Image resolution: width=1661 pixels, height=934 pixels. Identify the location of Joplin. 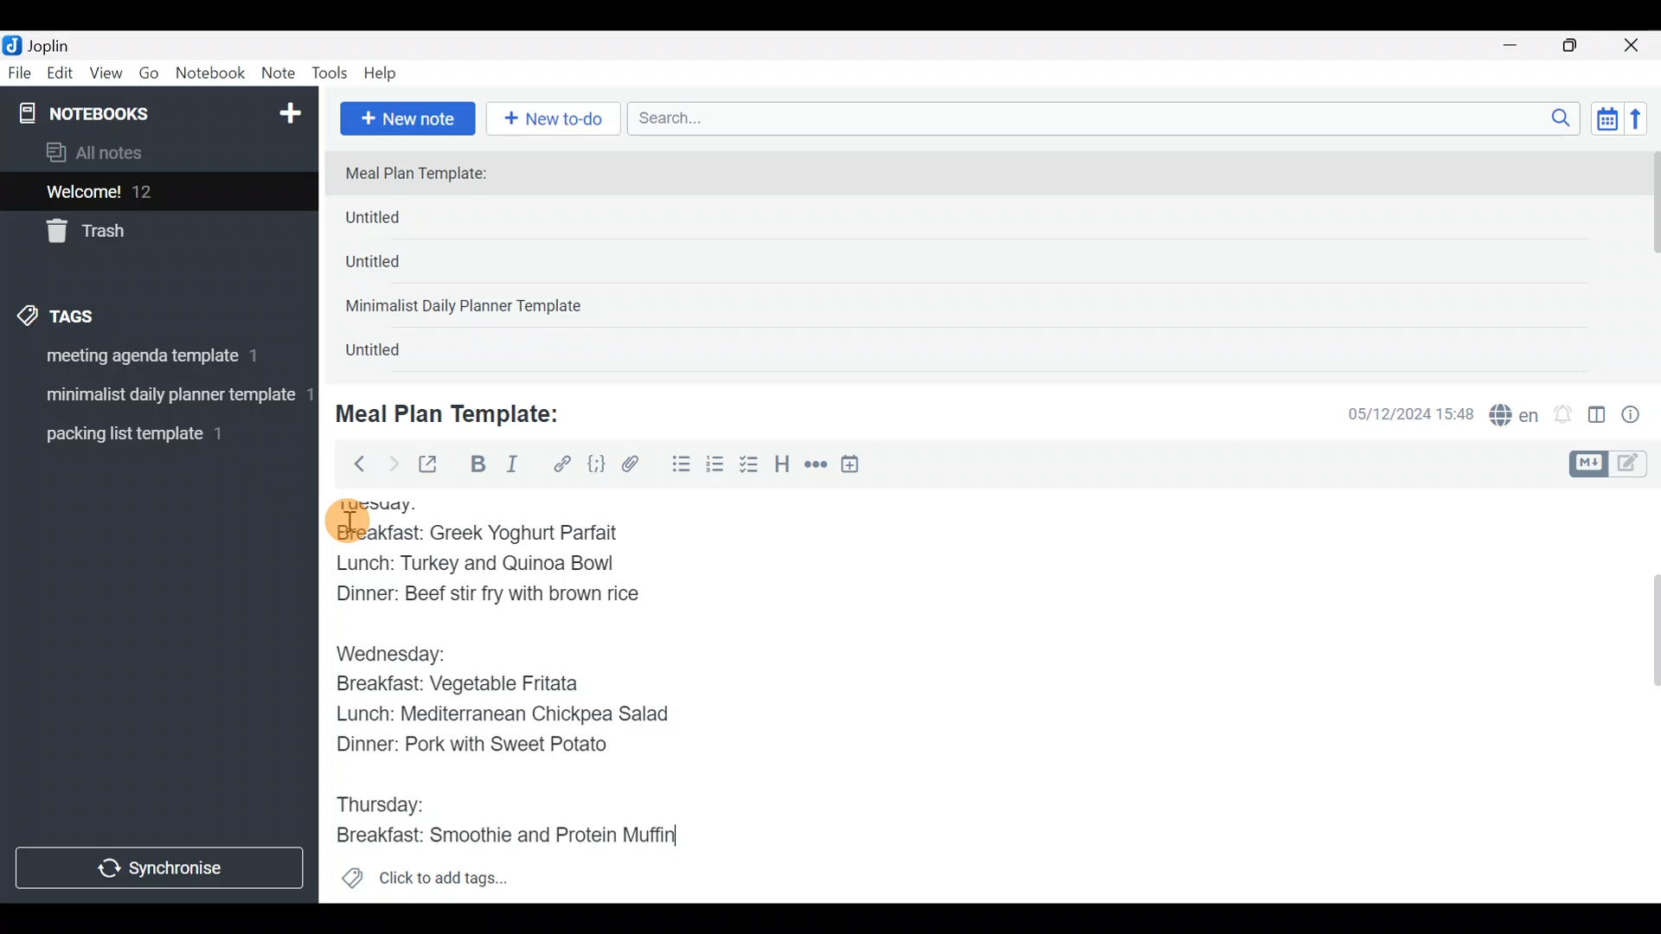
(60, 43).